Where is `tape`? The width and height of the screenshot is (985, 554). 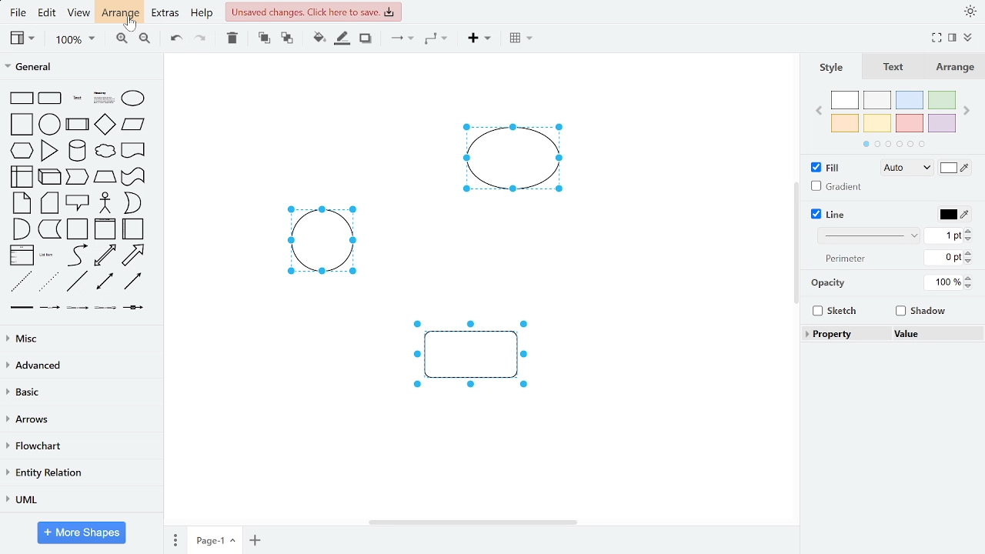 tape is located at coordinates (134, 177).